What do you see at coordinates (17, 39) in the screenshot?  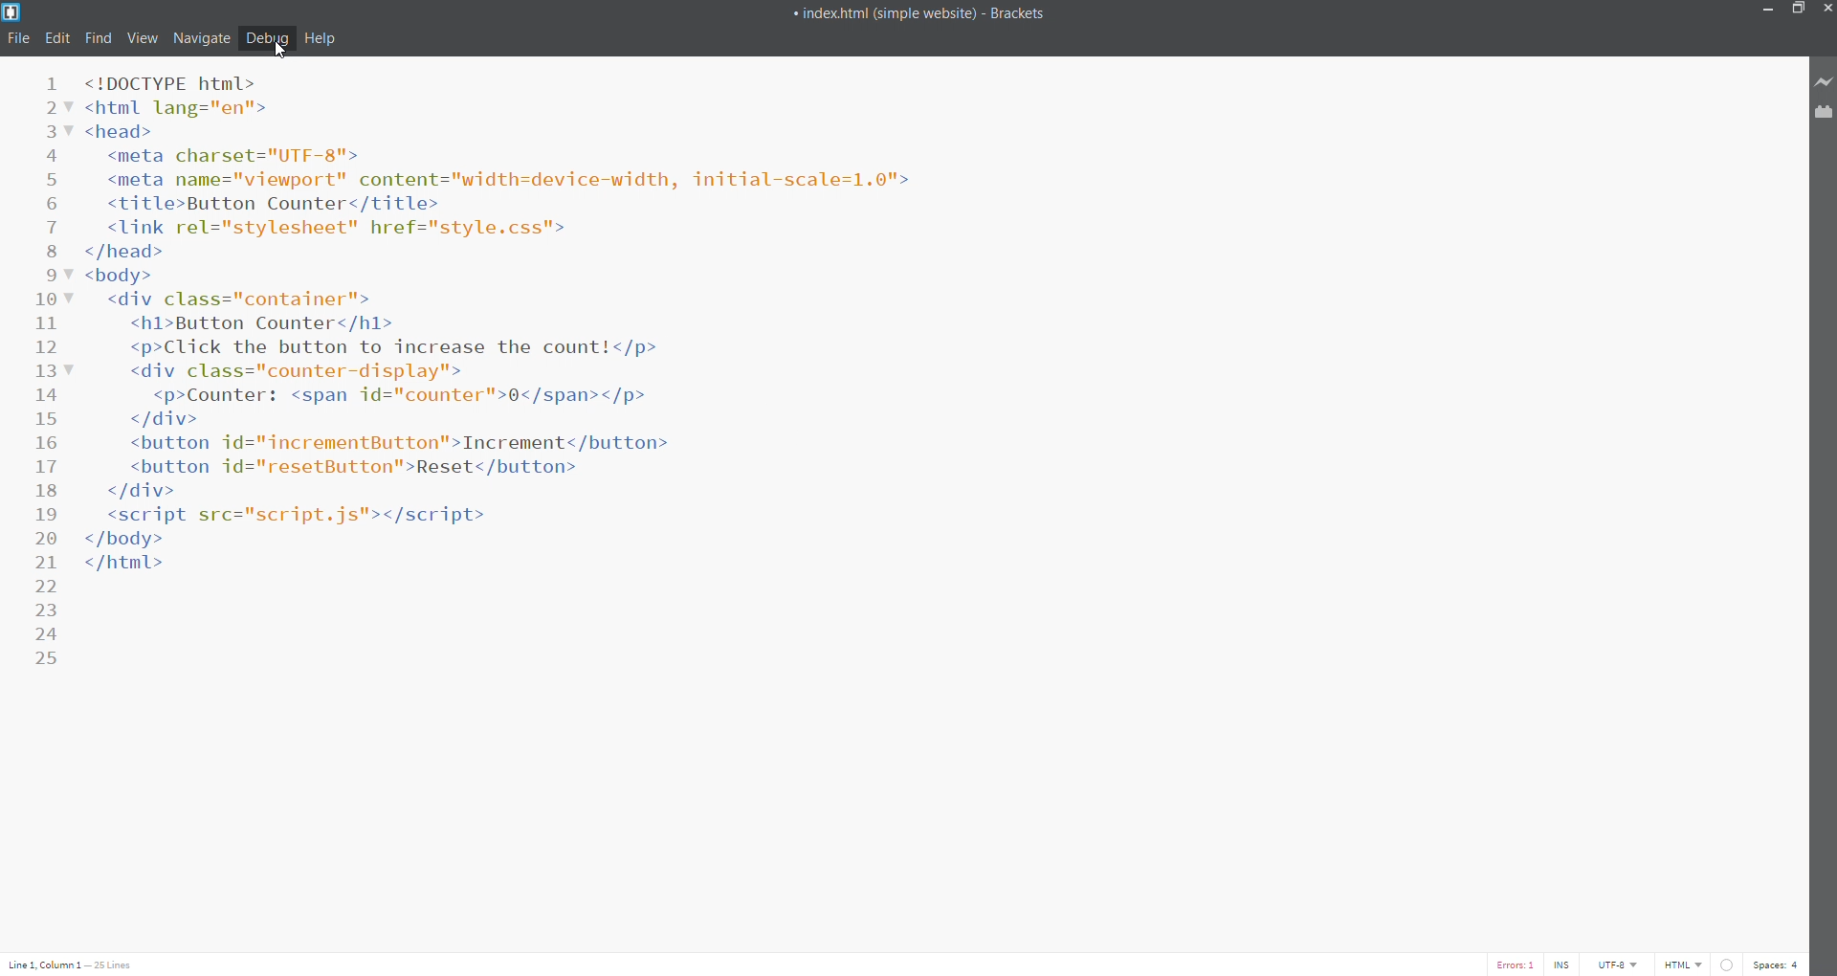 I see `file` at bounding box center [17, 39].